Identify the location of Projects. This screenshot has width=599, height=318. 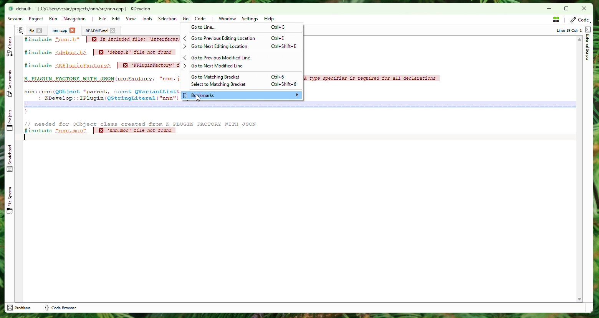
(11, 121).